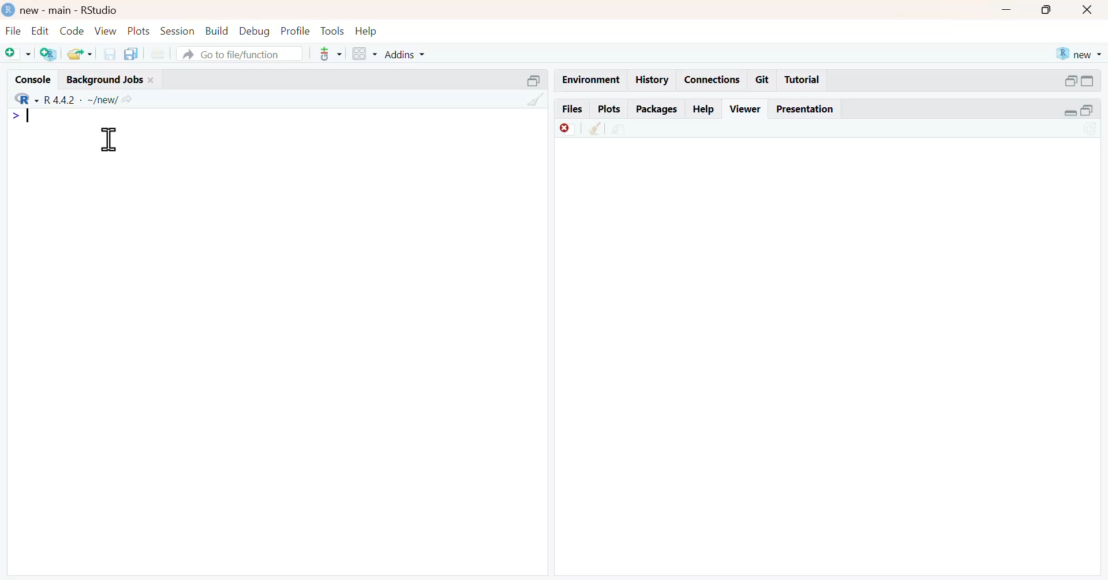  Describe the element at coordinates (275, 364) in the screenshot. I see `empty area` at that location.